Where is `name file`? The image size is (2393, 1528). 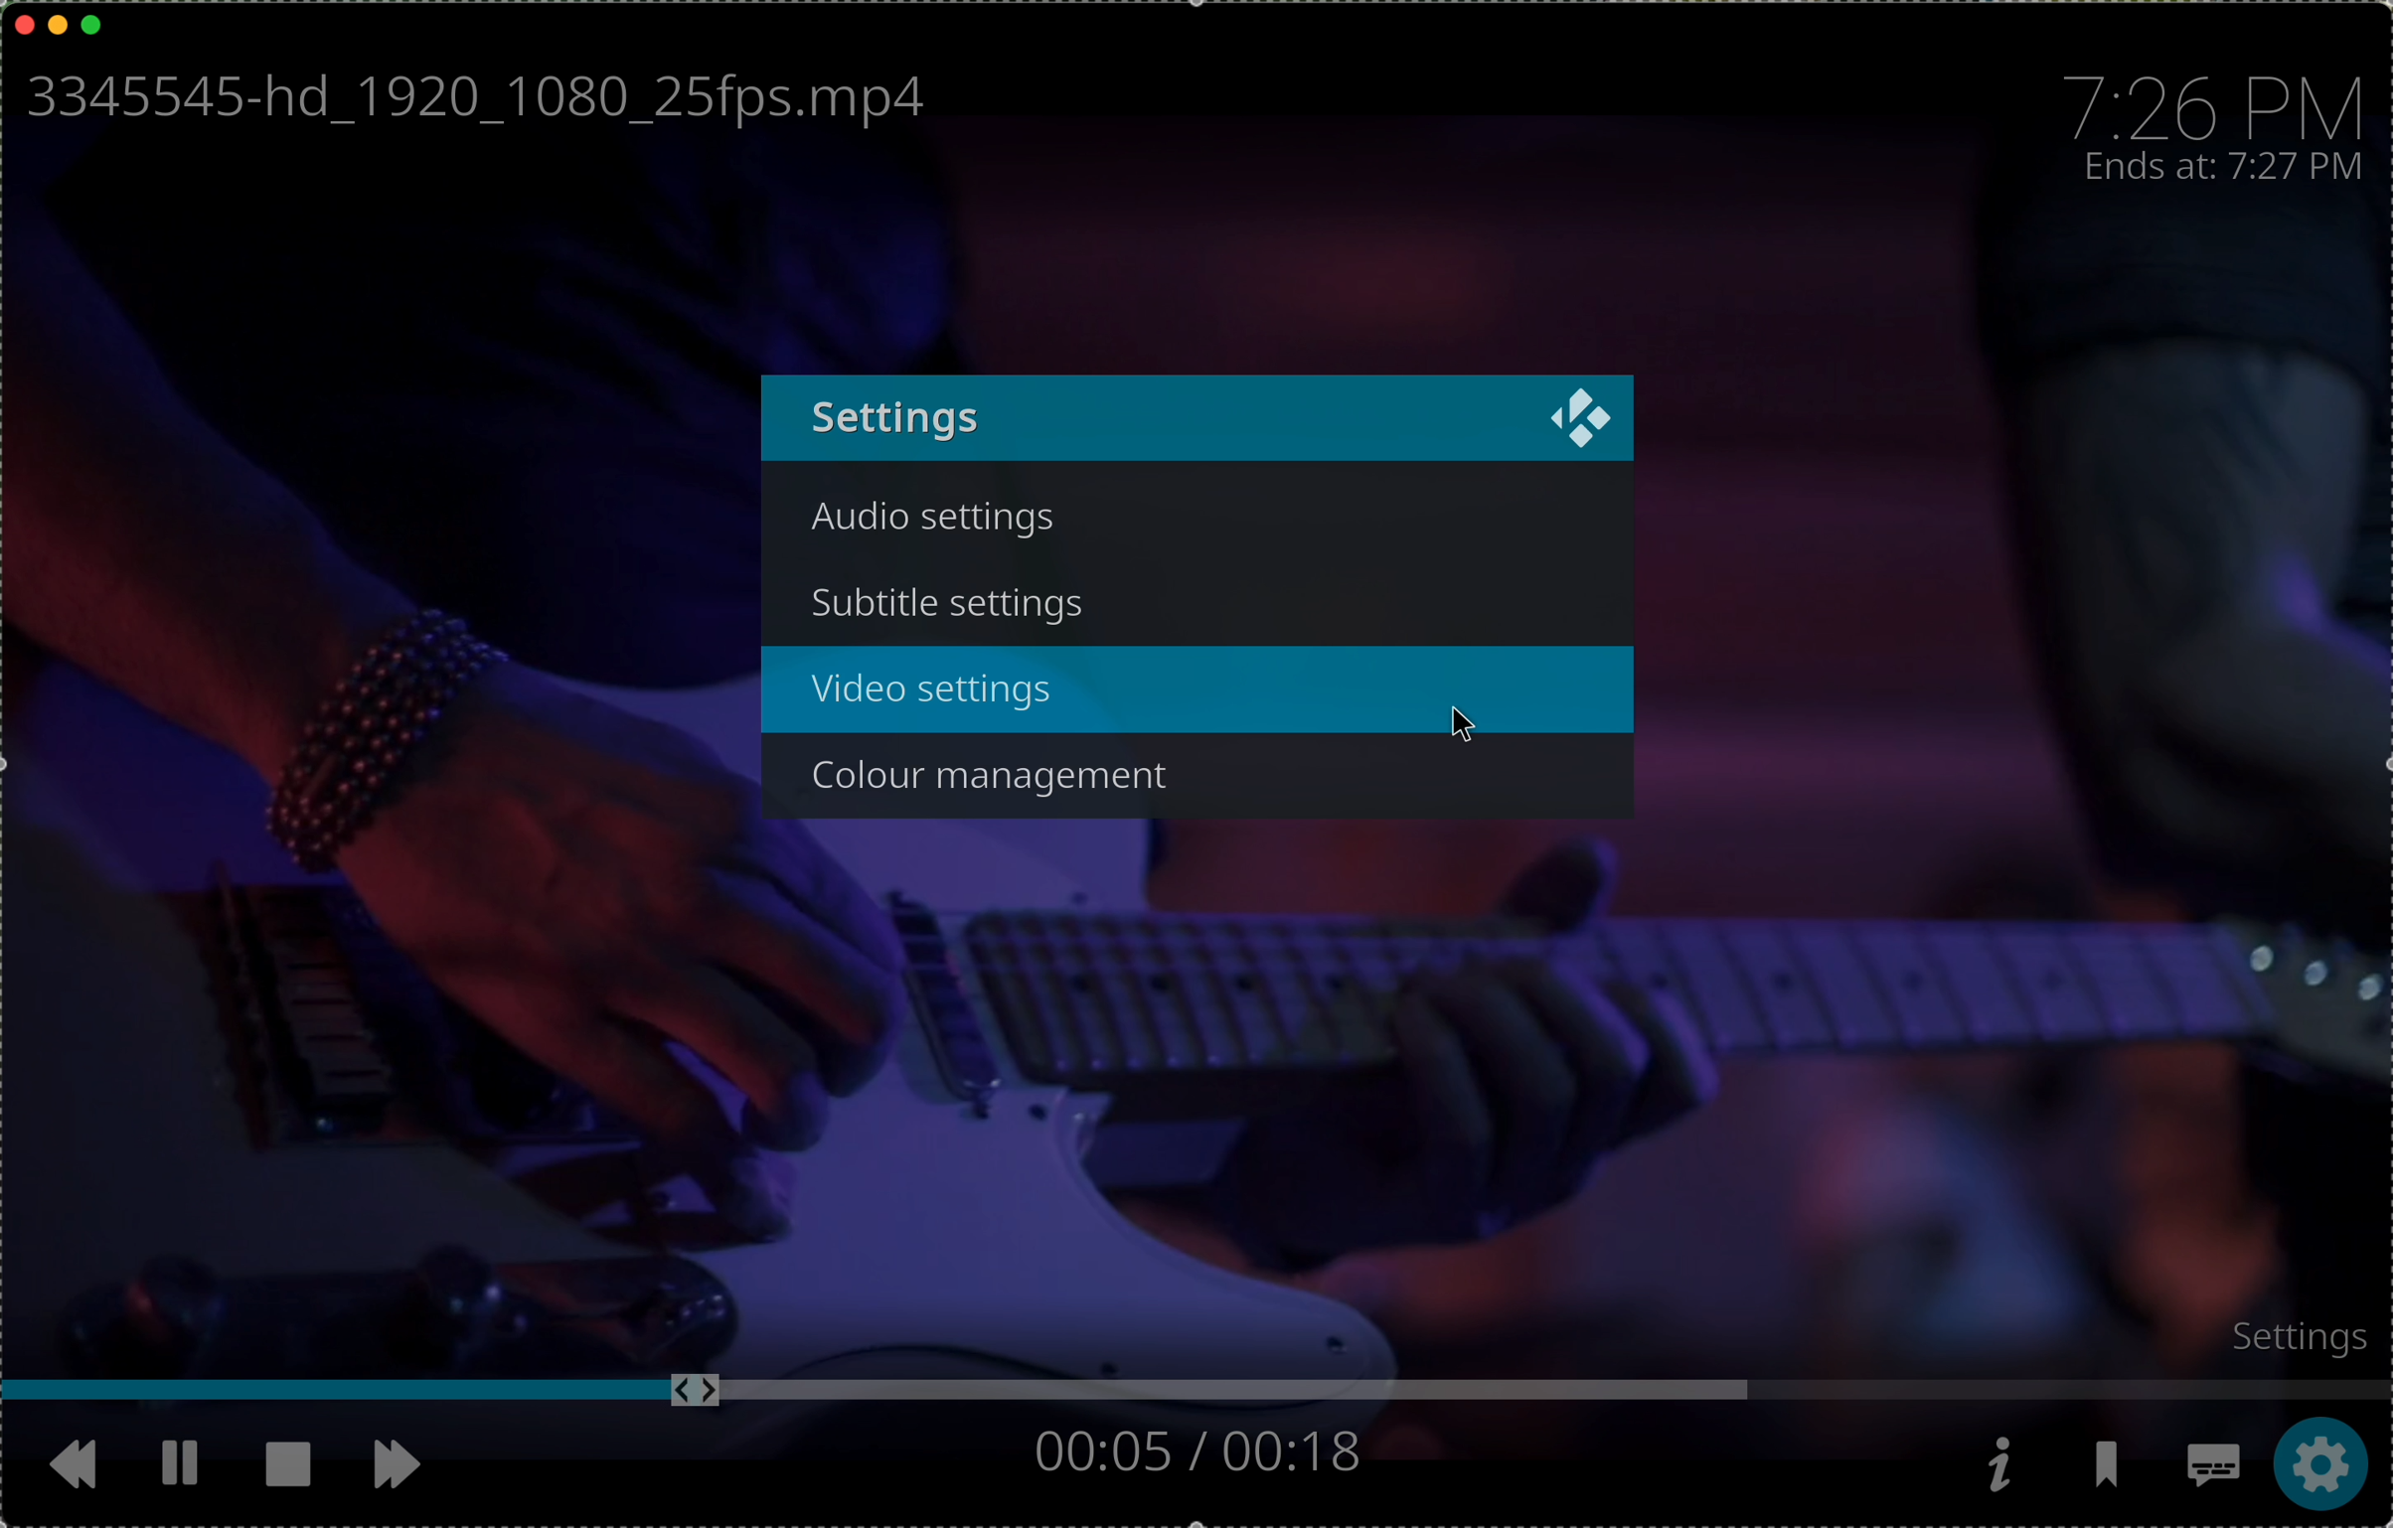
name file is located at coordinates (468, 101).